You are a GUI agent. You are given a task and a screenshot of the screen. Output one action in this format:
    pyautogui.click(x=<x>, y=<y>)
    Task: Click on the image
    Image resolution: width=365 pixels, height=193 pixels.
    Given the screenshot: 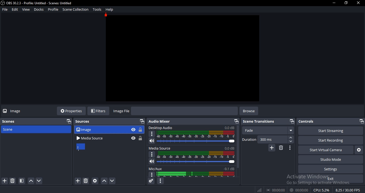 What is the action you would take?
    pyautogui.click(x=183, y=58)
    